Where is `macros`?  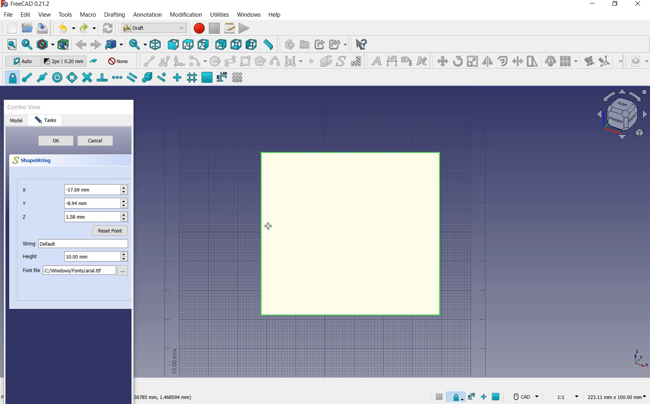
macros is located at coordinates (230, 28).